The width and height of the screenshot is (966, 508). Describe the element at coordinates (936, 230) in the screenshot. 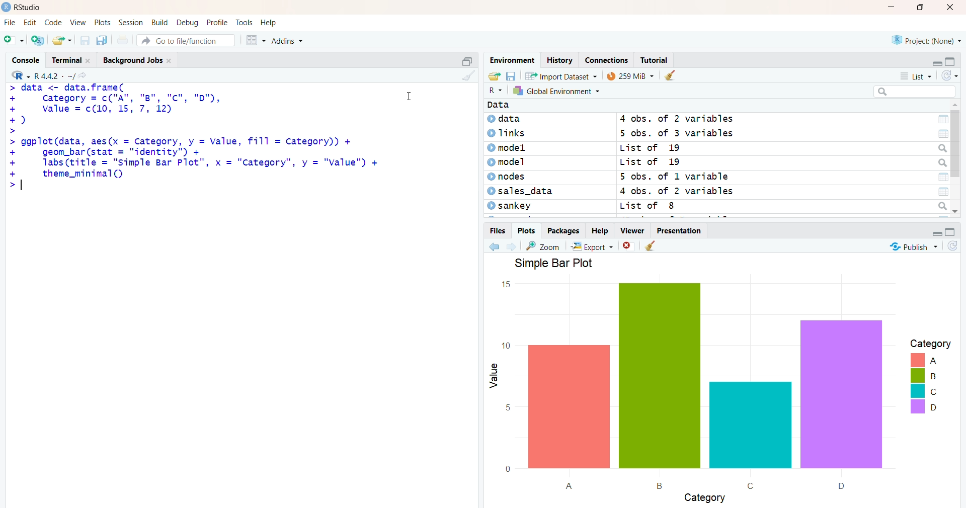

I see `minimize` at that location.